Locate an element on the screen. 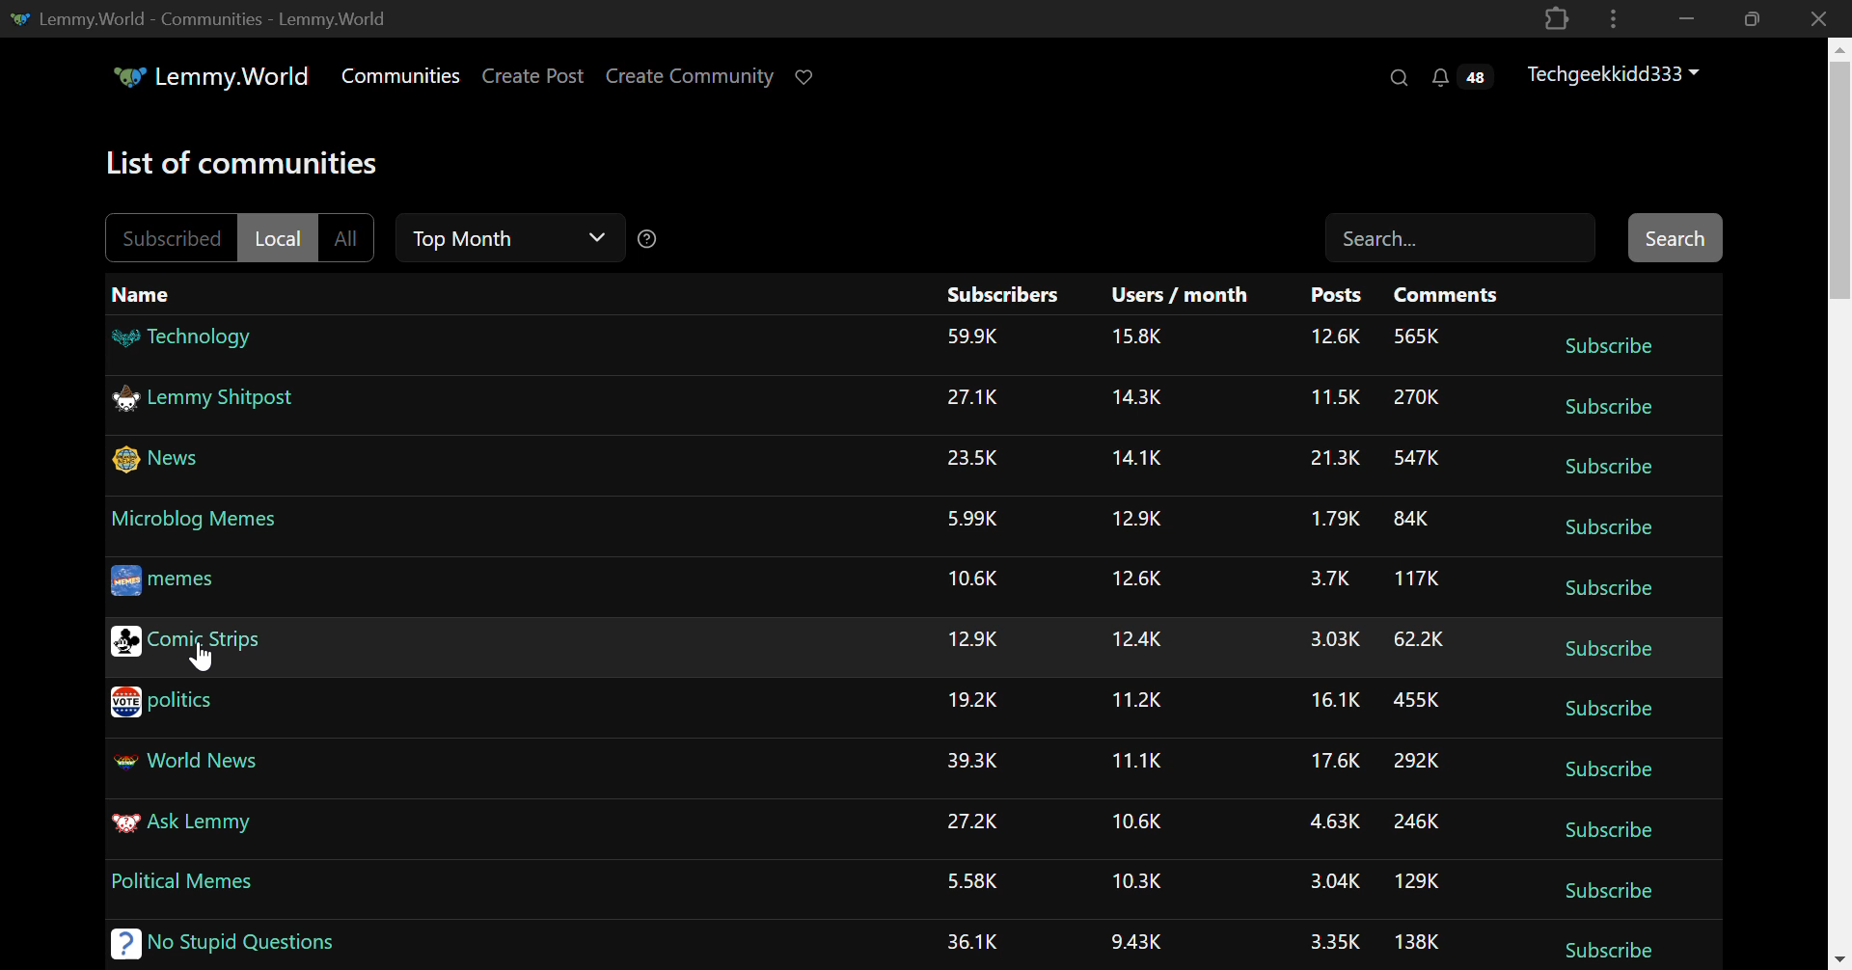 The width and height of the screenshot is (1852, 970). Lemmy.World is located at coordinates (210, 80).